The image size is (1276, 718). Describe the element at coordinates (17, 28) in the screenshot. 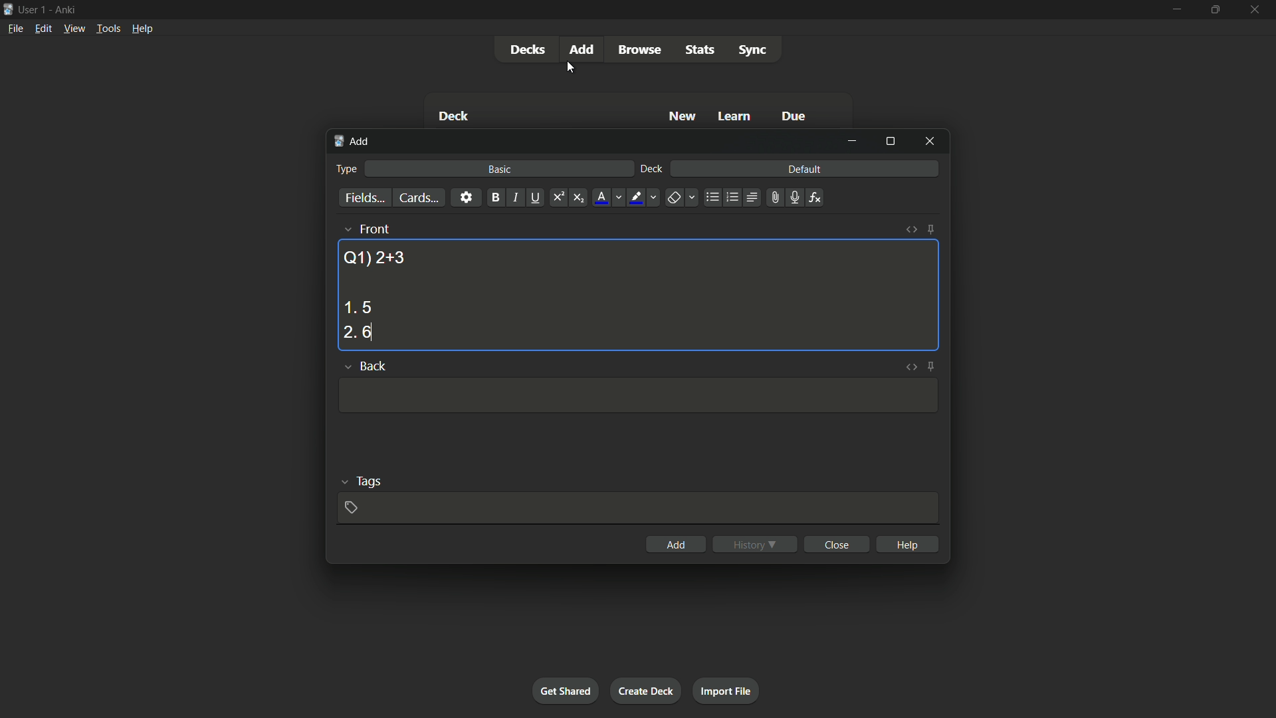

I see `file menu` at that location.